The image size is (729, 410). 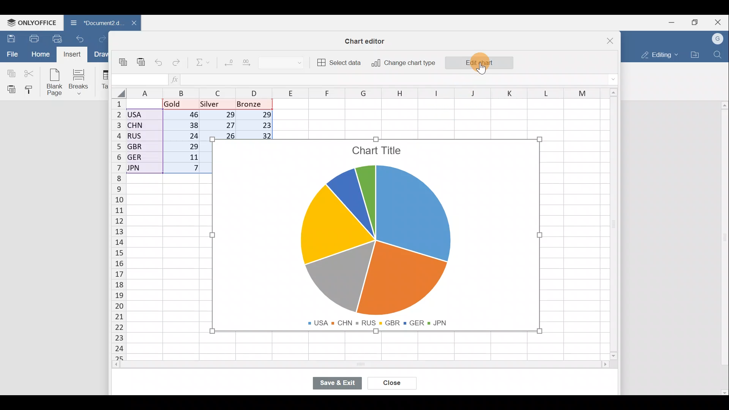 I want to click on Decrease decimal, so click(x=228, y=61).